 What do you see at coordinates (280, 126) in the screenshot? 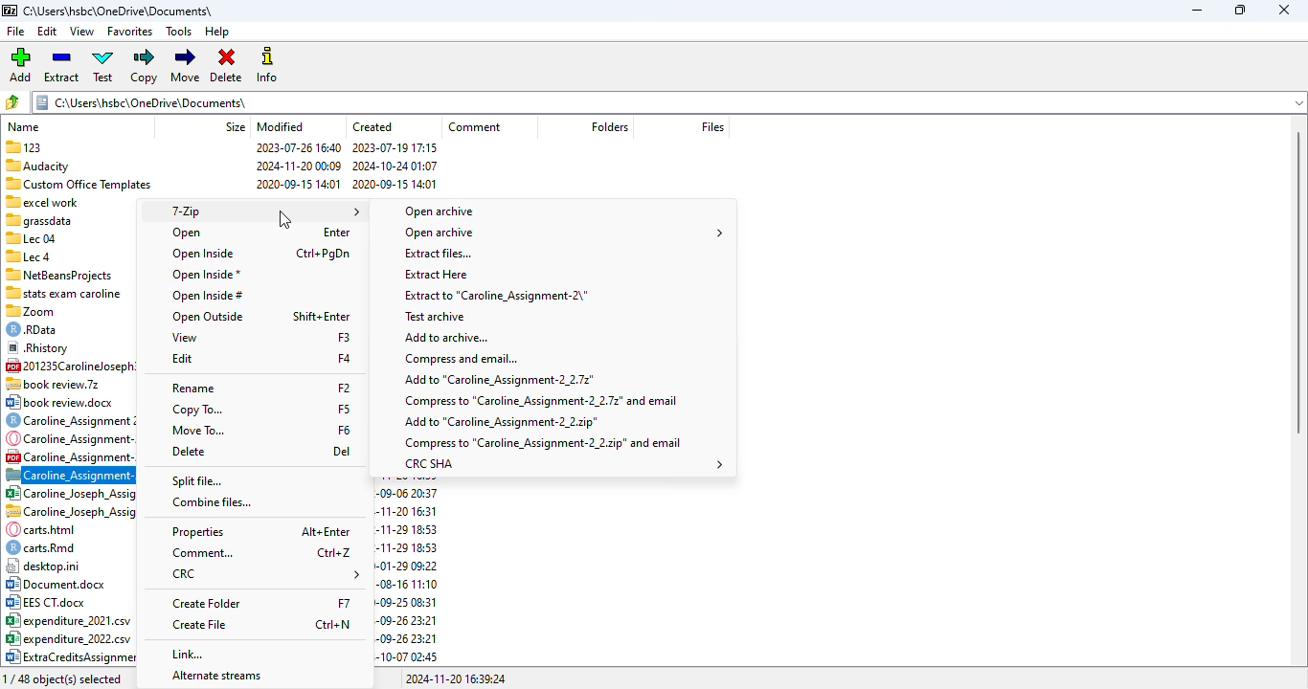
I see `modified` at bounding box center [280, 126].